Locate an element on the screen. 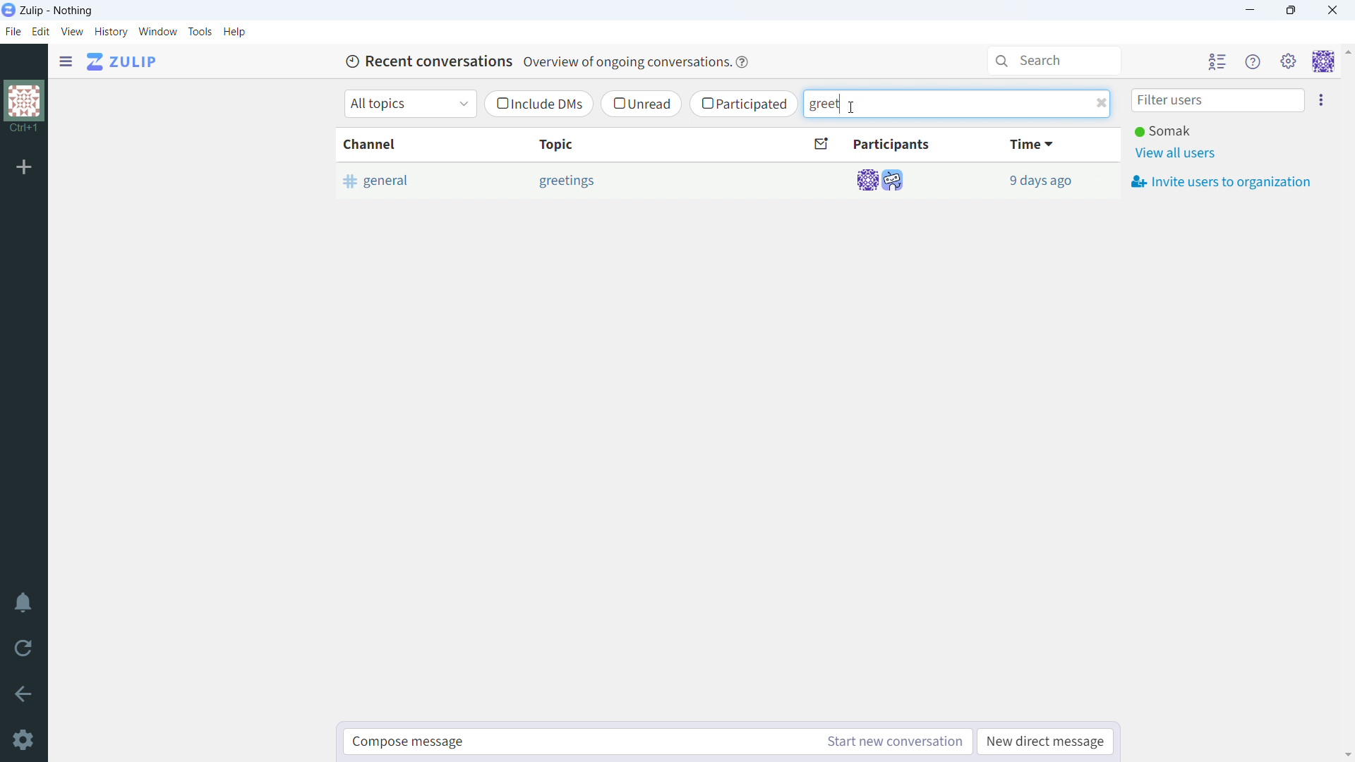 The image size is (1355, 762). main menu is located at coordinates (1290, 62).